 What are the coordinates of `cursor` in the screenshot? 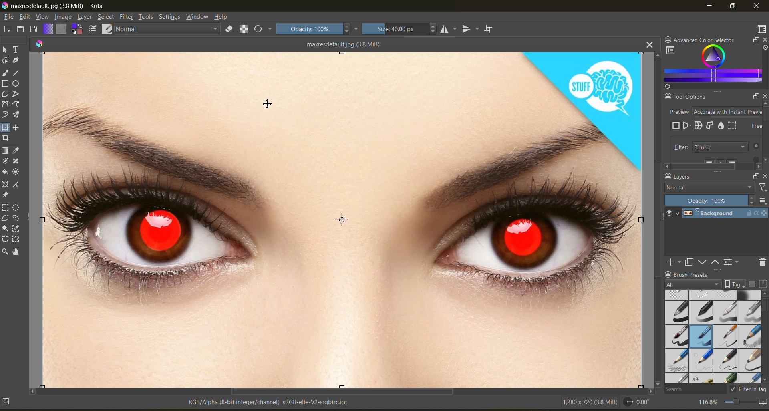 It's located at (266, 104).